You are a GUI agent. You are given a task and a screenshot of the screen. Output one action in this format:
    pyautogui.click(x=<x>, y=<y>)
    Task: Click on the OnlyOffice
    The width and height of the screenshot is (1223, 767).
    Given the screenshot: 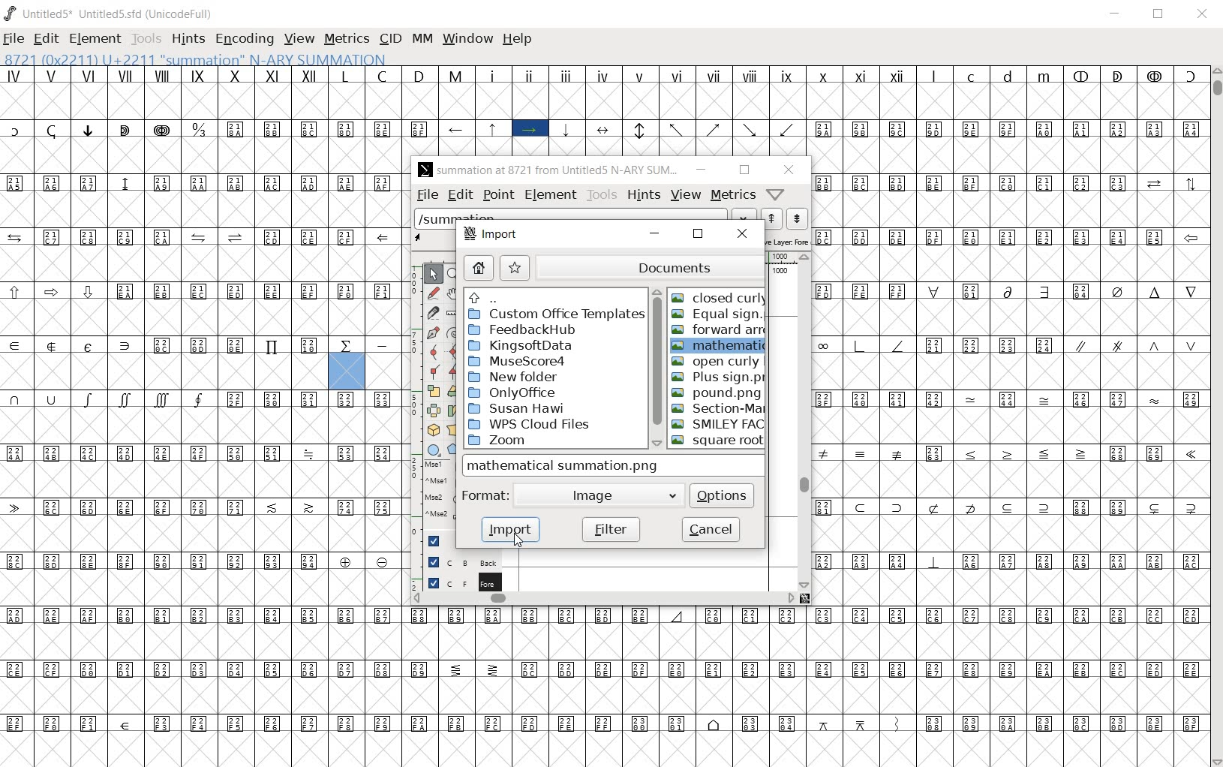 What is the action you would take?
    pyautogui.click(x=512, y=393)
    